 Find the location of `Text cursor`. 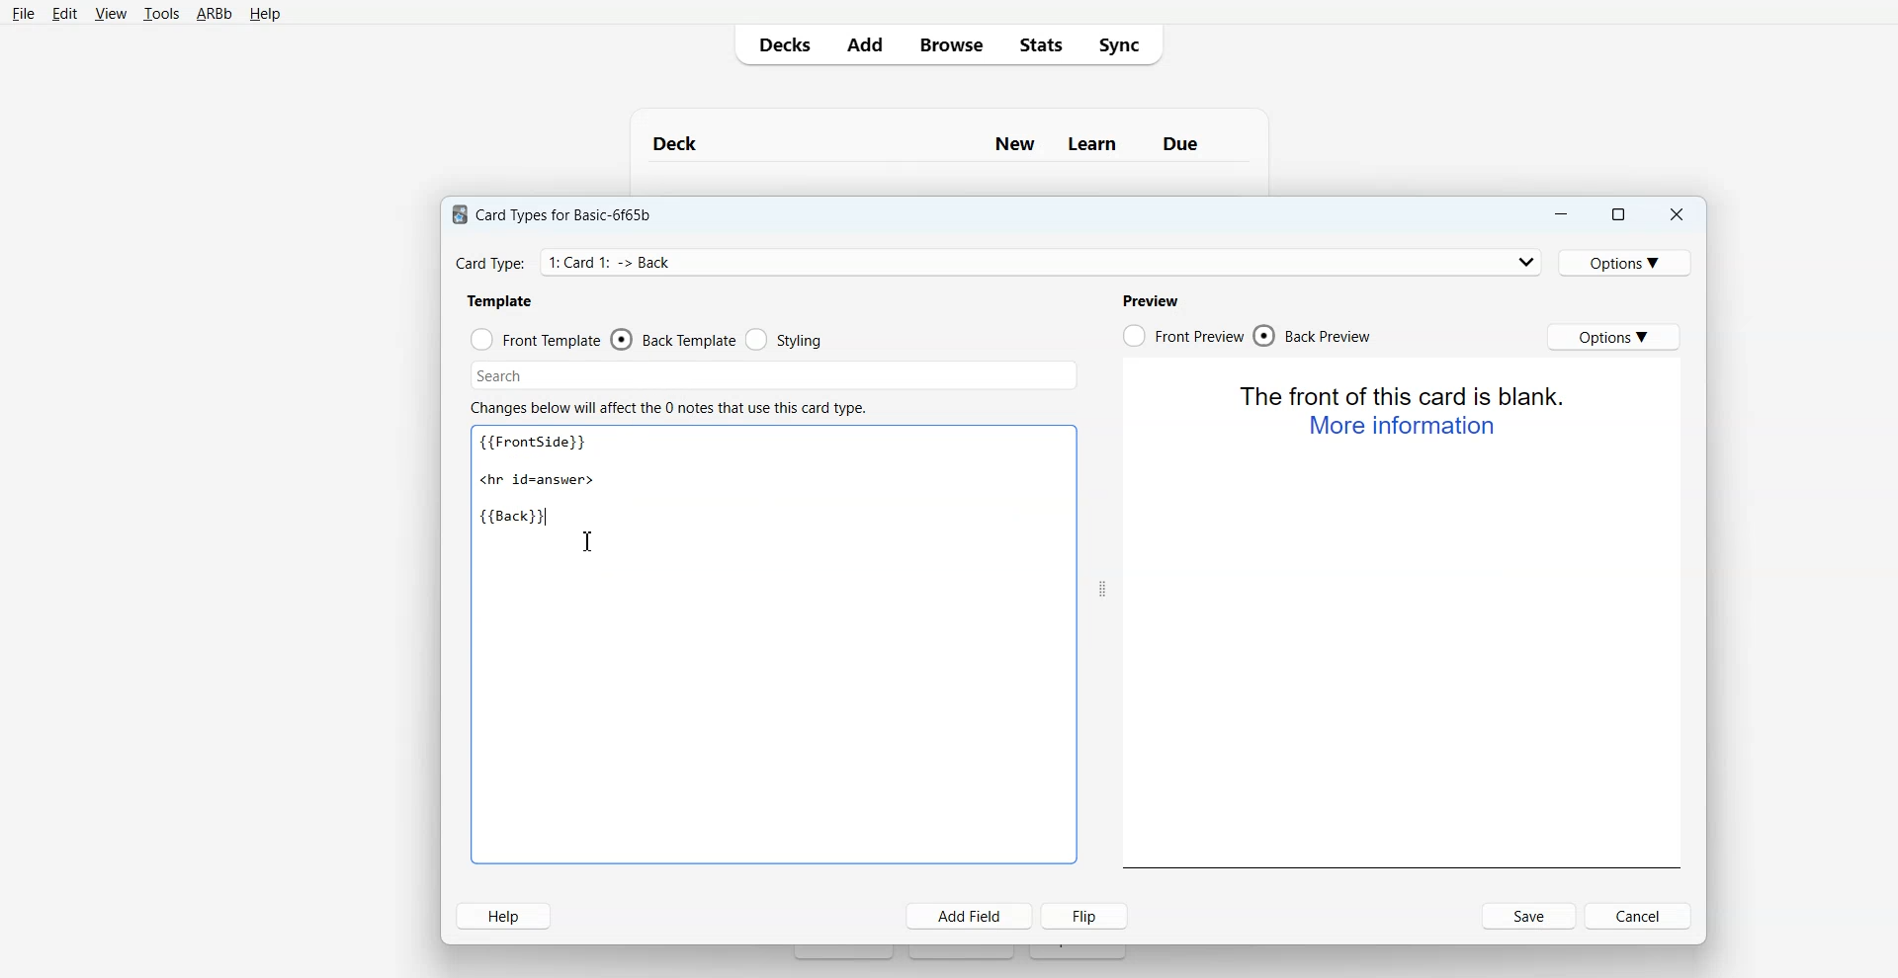

Text cursor is located at coordinates (591, 543).